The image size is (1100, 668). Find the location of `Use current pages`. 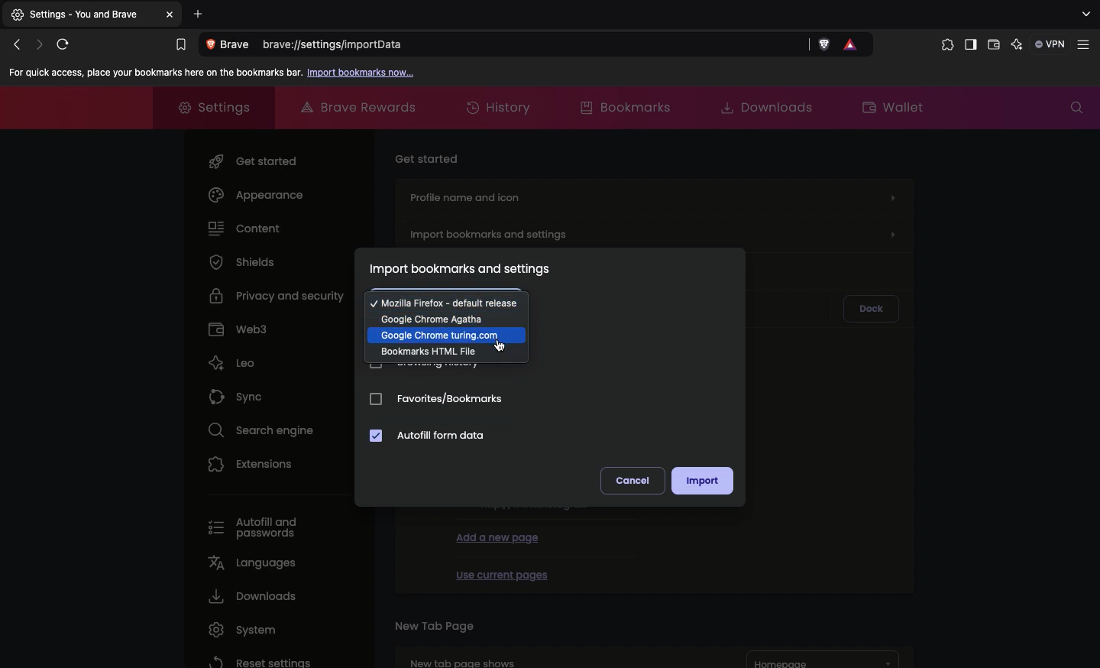

Use current pages is located at coordinates (501, 572).